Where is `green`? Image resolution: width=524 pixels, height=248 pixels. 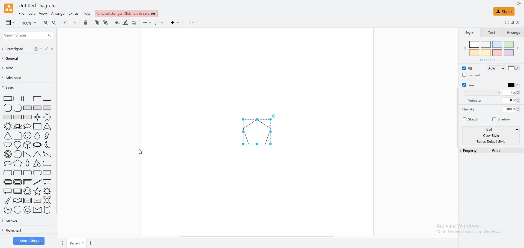
green is located at coordinates (509, 45).